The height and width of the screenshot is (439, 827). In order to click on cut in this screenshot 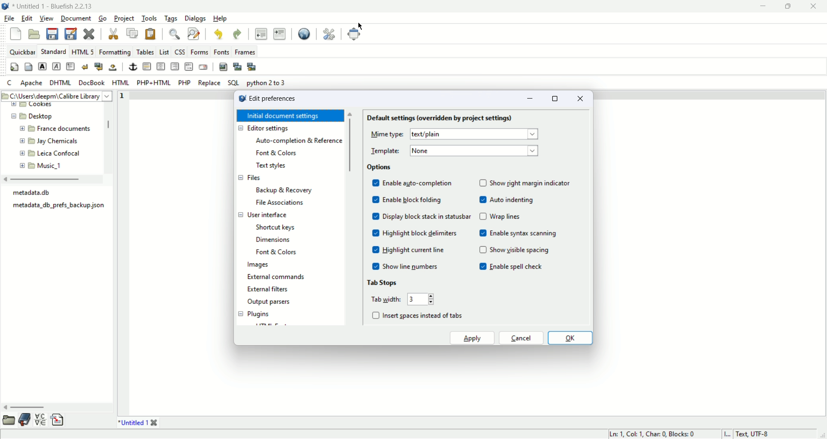, I will do `click(114, 34)`.